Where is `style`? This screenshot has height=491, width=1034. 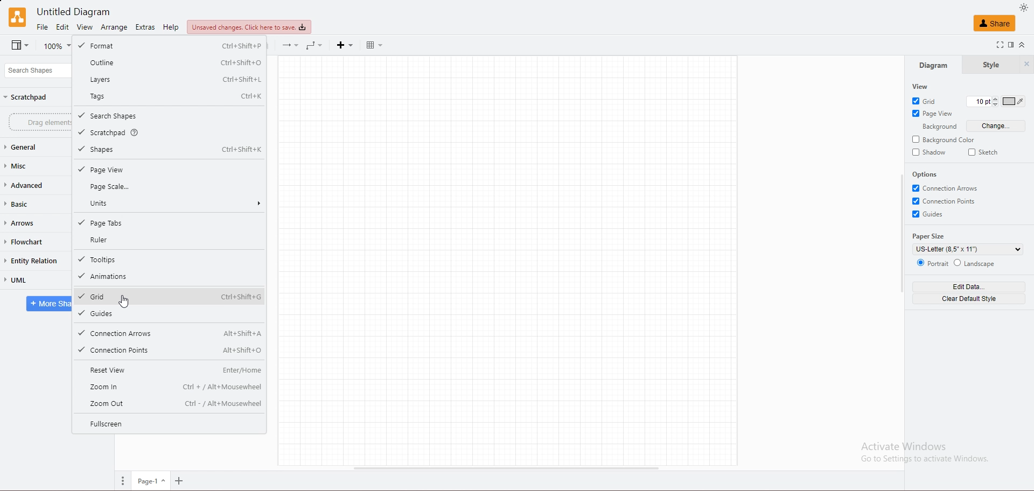
style is located at coordinates (990, 65).